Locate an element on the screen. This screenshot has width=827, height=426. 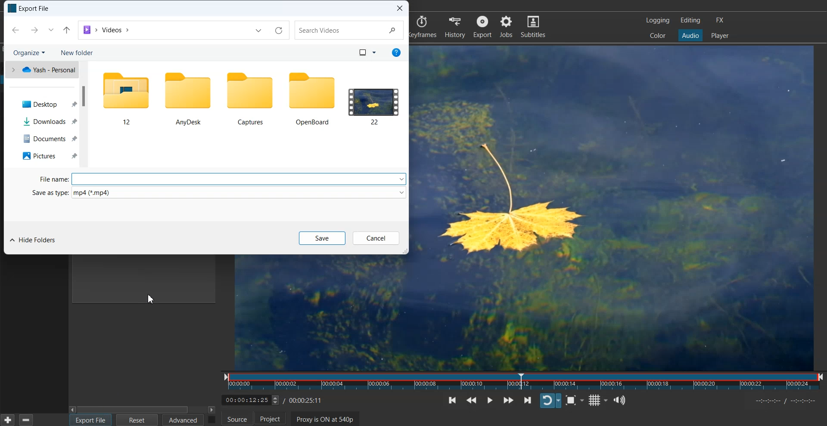
Player is located at coordinates (720, 36).